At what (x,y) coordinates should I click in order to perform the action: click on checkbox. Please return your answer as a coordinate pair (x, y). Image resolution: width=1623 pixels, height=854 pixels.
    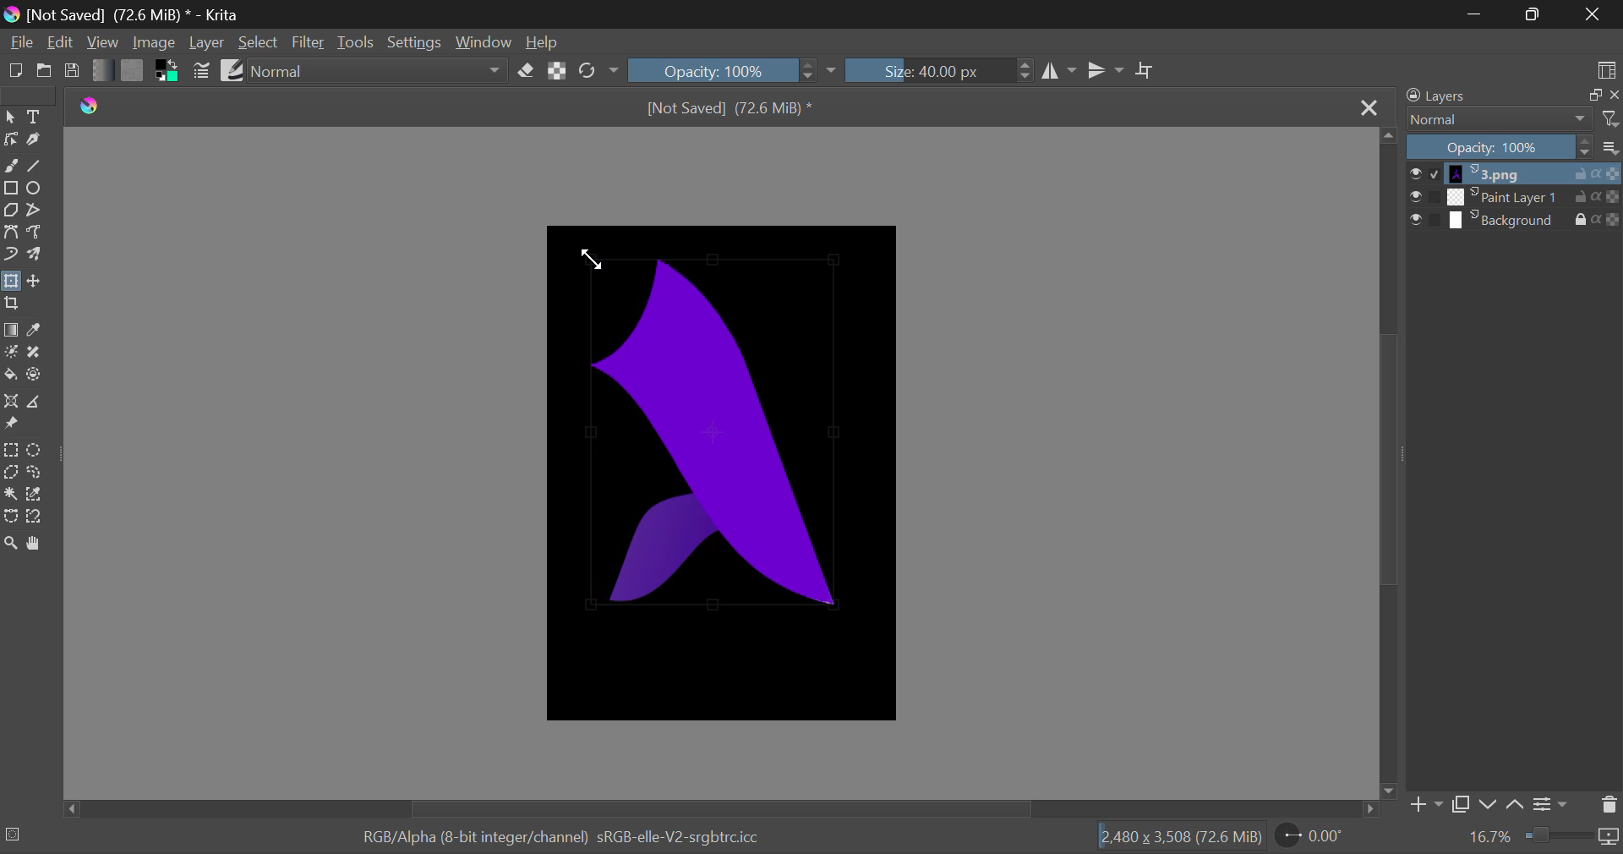
    Looking at the image, I should click on (1424, 197).